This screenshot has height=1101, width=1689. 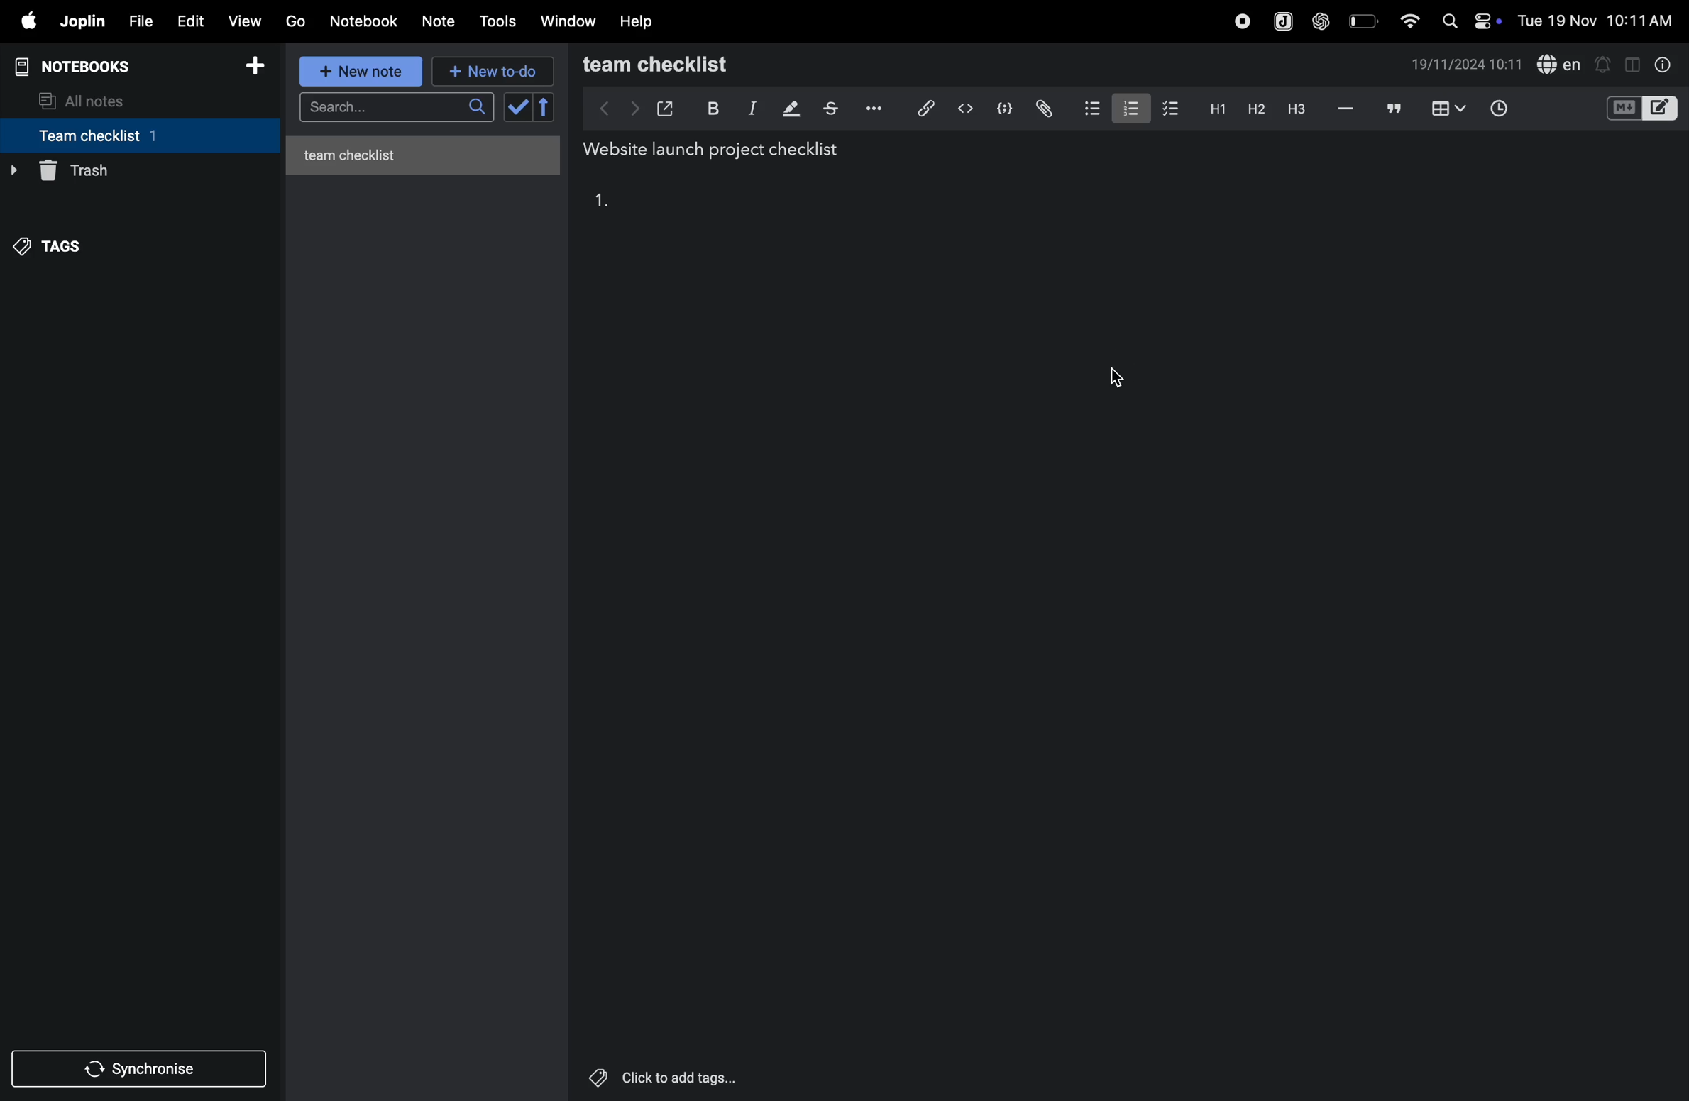 I want to click on options, so click(x=871, y=109).